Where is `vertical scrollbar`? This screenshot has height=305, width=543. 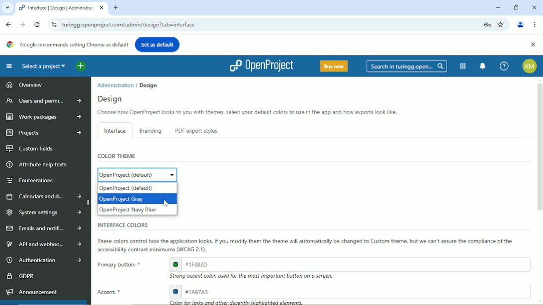
vertical scrollbar is located at coordinates (540, 147).